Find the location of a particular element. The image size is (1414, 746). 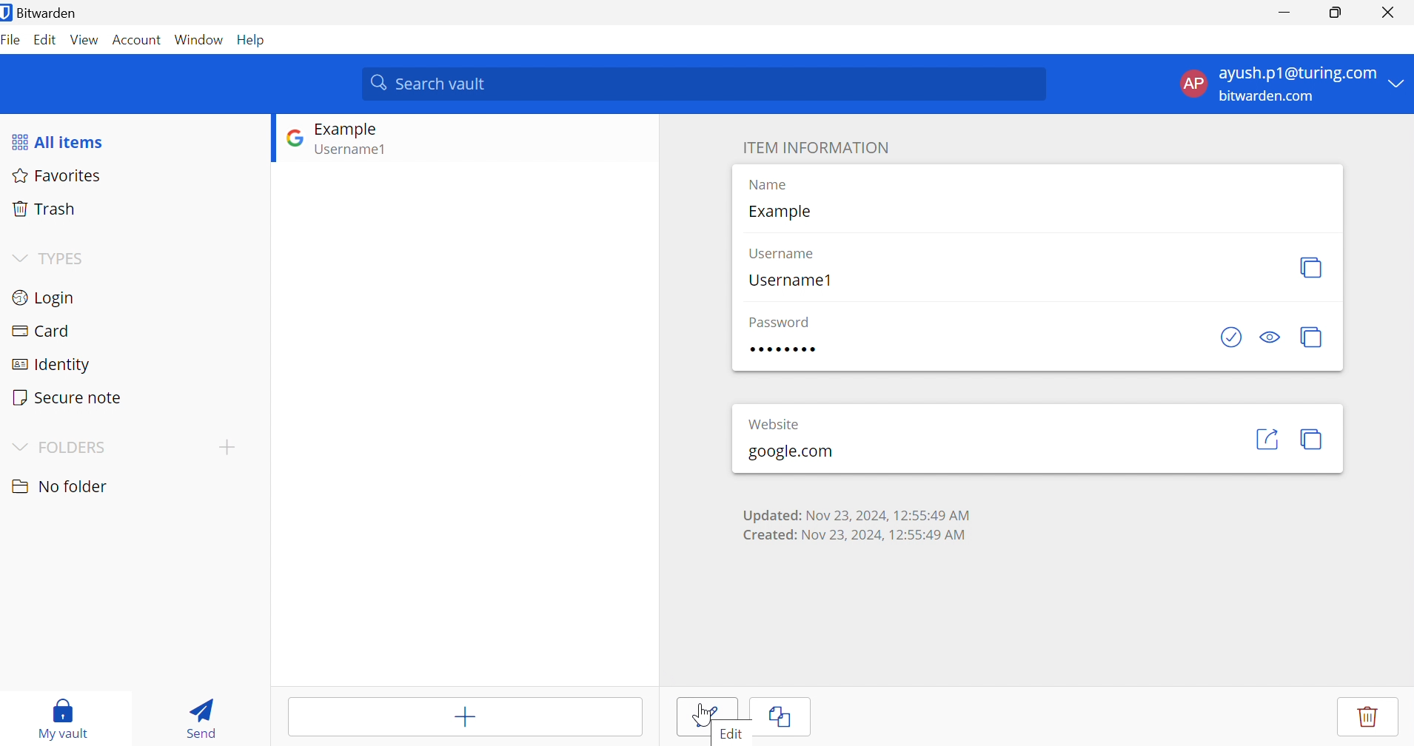

google.com is located at coordinates (789, 452).